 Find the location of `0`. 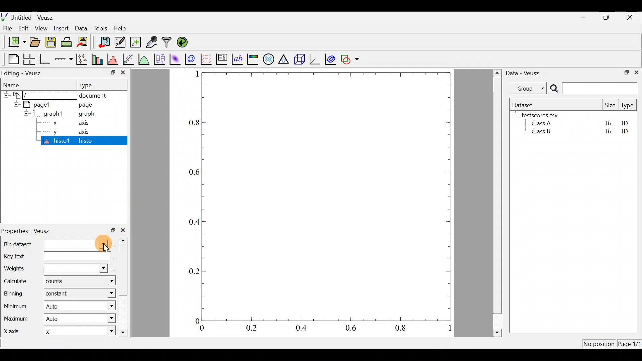

0 is located at coordinates (203, 328).